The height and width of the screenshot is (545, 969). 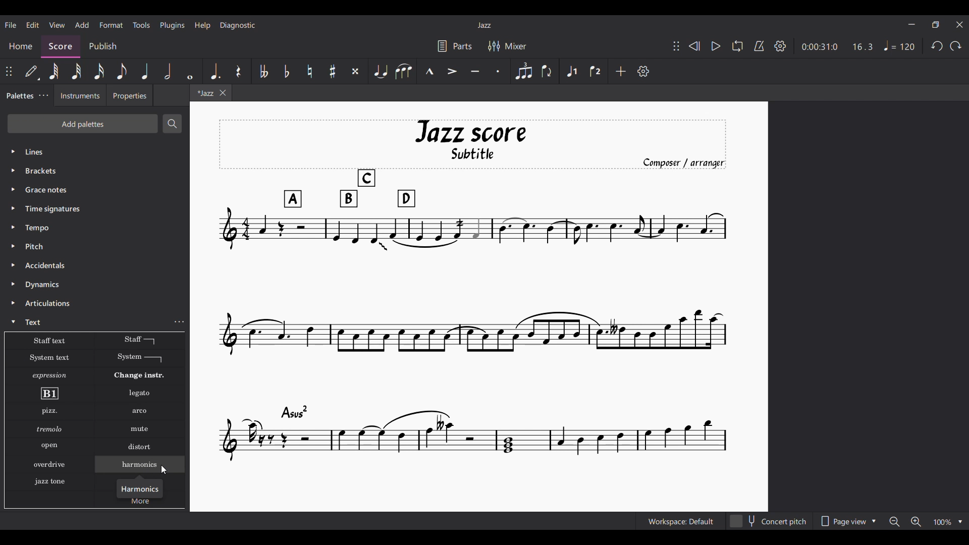 What do you see at coordinates (76, 71) in the screenshot?
I see `32nd note` at bounding box center [76, 71].